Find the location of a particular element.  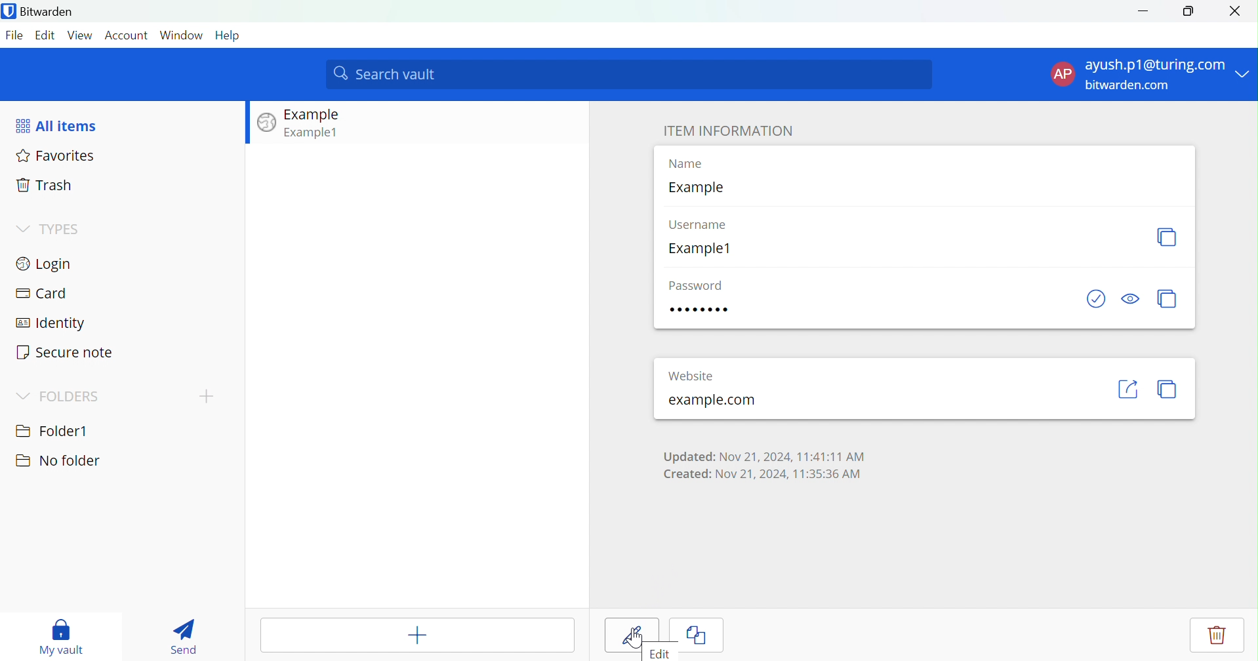

Login is located at coordinates (47, 263).